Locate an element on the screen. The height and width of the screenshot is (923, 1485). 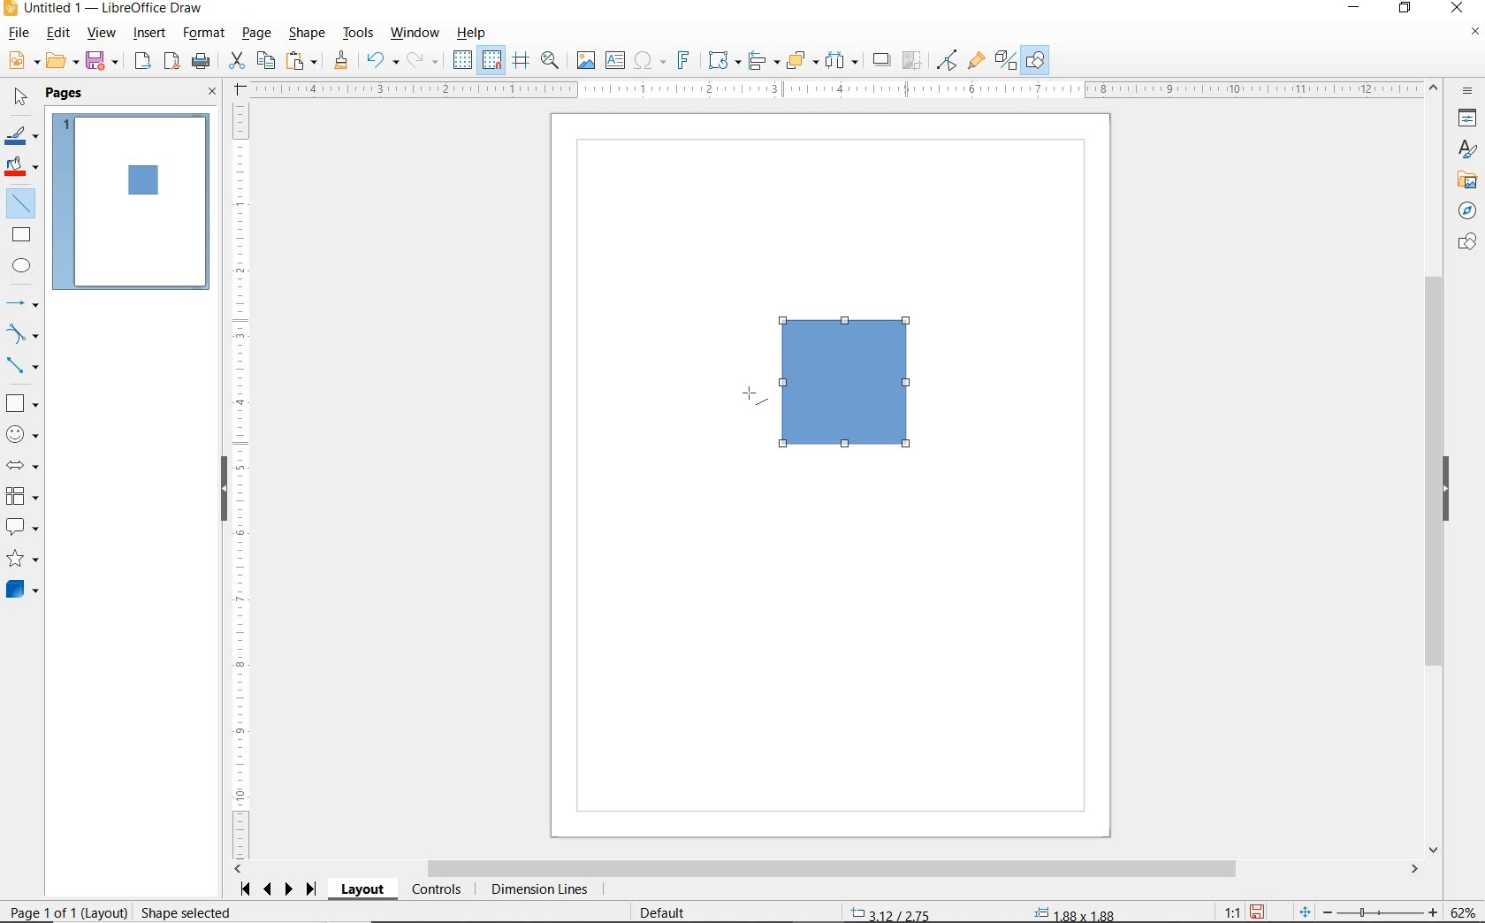
HELP is located at coordinates (476, 33).